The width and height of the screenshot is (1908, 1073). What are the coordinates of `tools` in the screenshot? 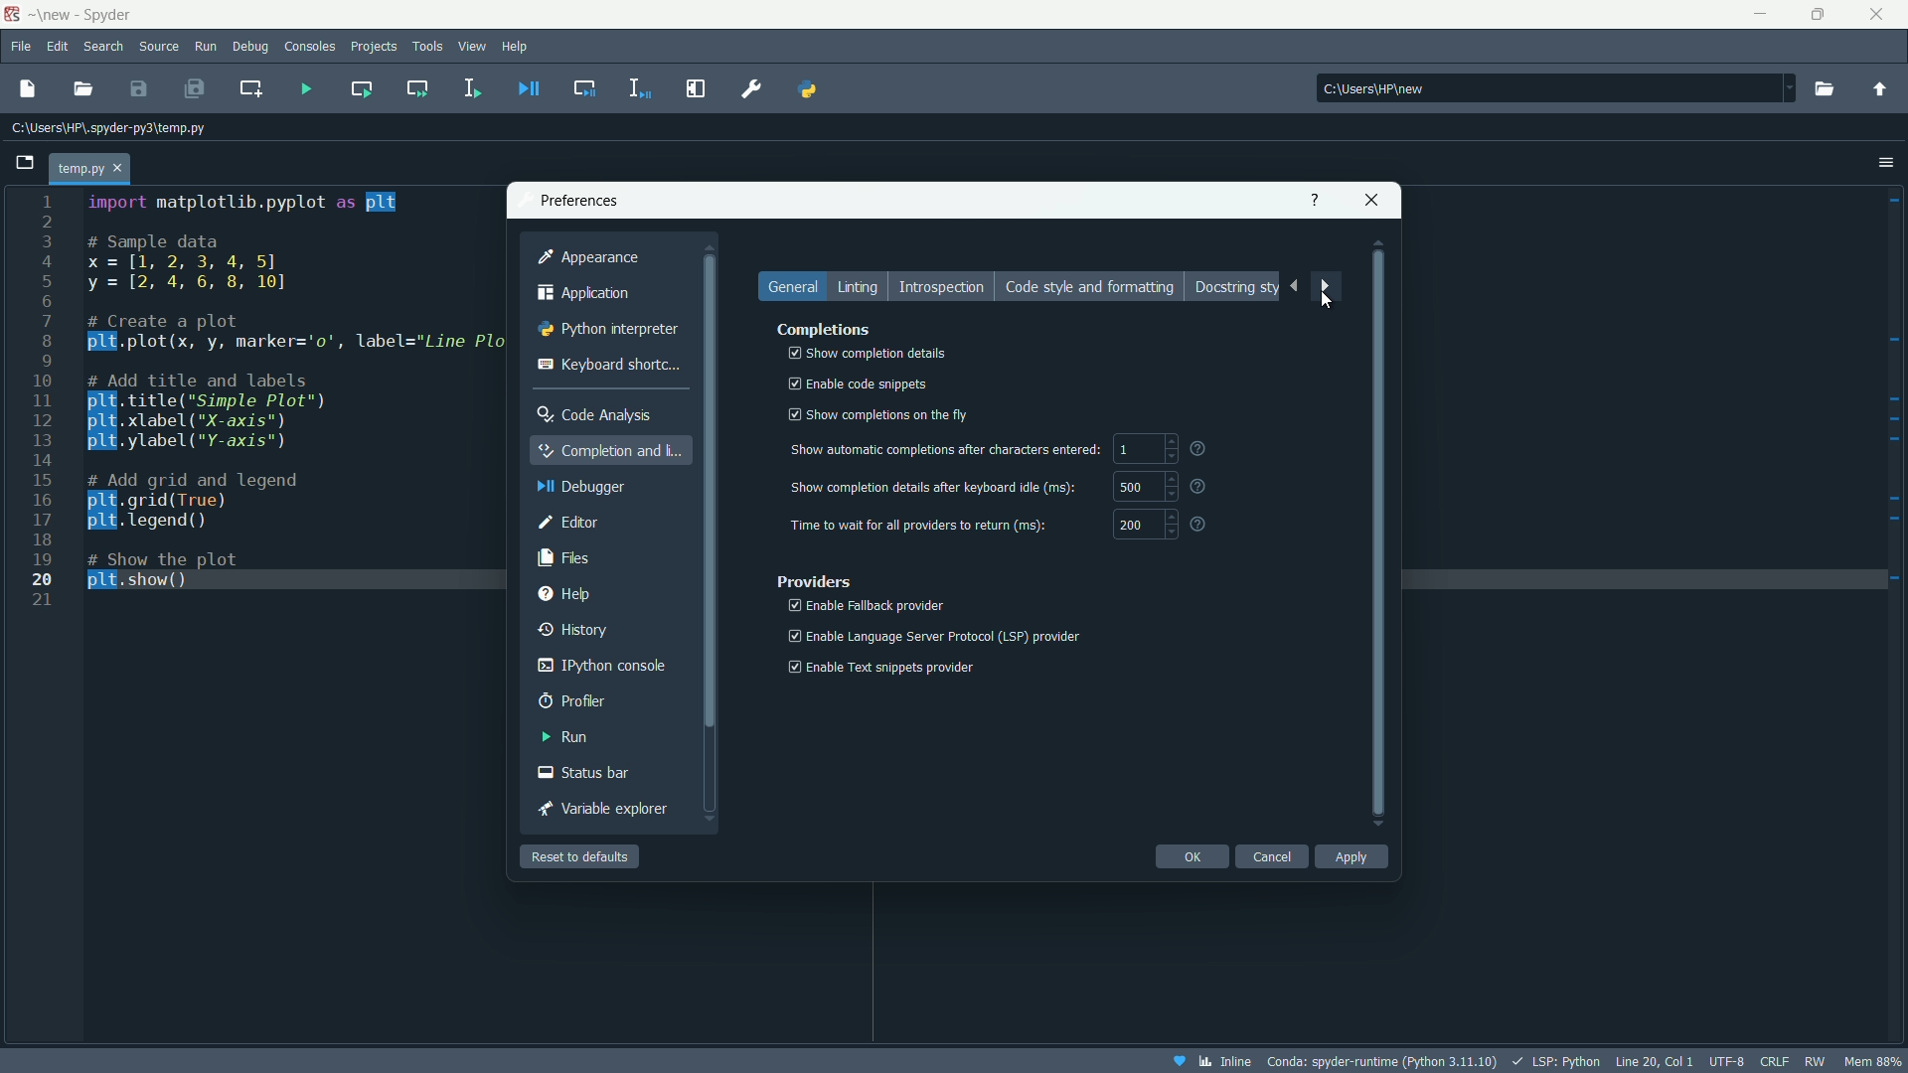 It's located at (430, 46).